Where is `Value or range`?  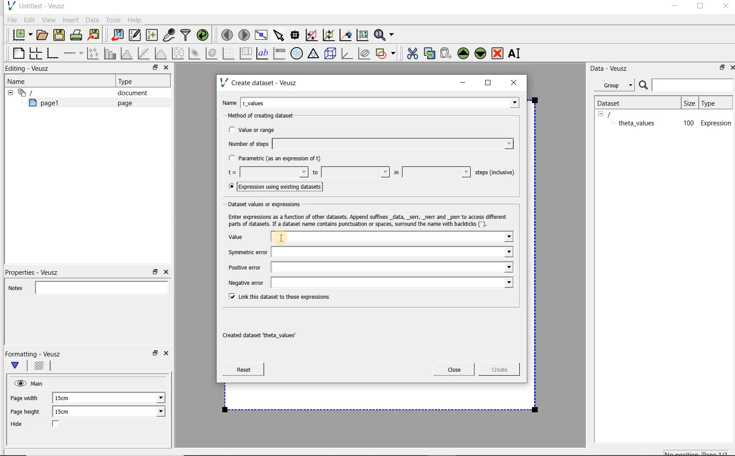 Value or range is located at coordinates (259, 128).